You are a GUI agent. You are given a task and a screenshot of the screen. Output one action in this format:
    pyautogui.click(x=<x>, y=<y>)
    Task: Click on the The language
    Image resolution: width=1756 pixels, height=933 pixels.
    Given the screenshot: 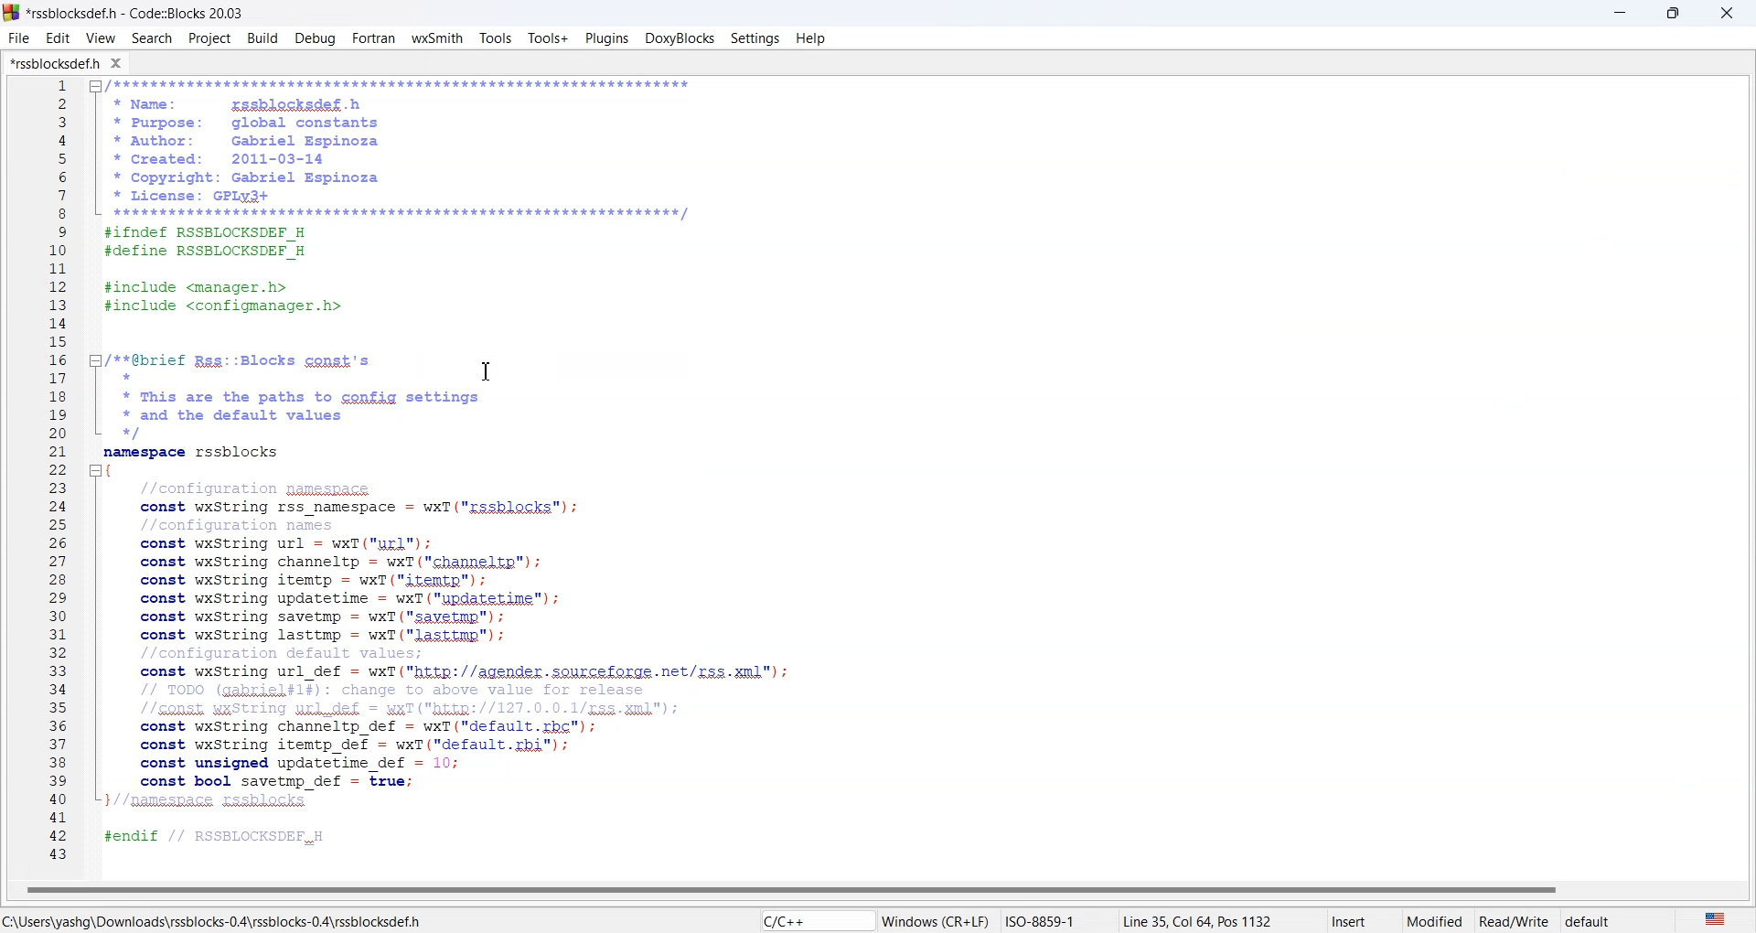 What is the action you would take?
    pyautogui.click(x=1714, y=918)
    